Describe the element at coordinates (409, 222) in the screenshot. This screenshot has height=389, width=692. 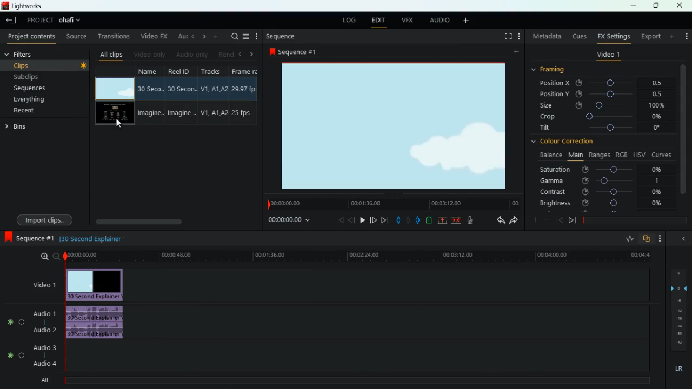
I see `hold` at that location.